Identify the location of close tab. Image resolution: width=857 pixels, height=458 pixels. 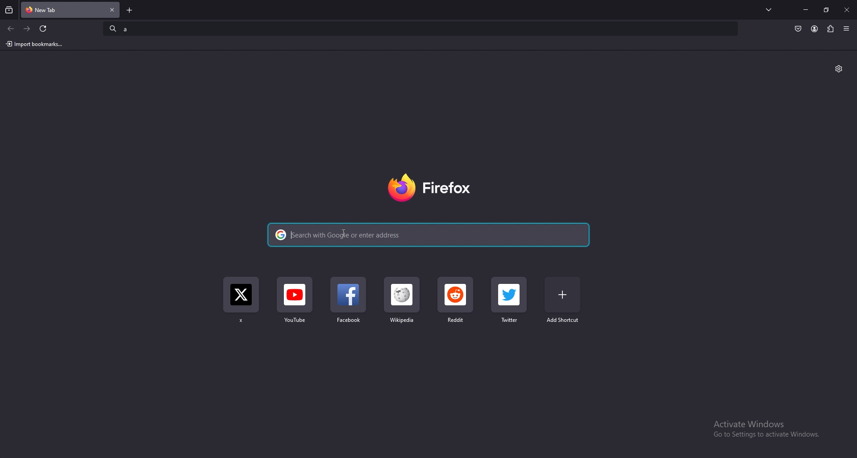
(112, 9).